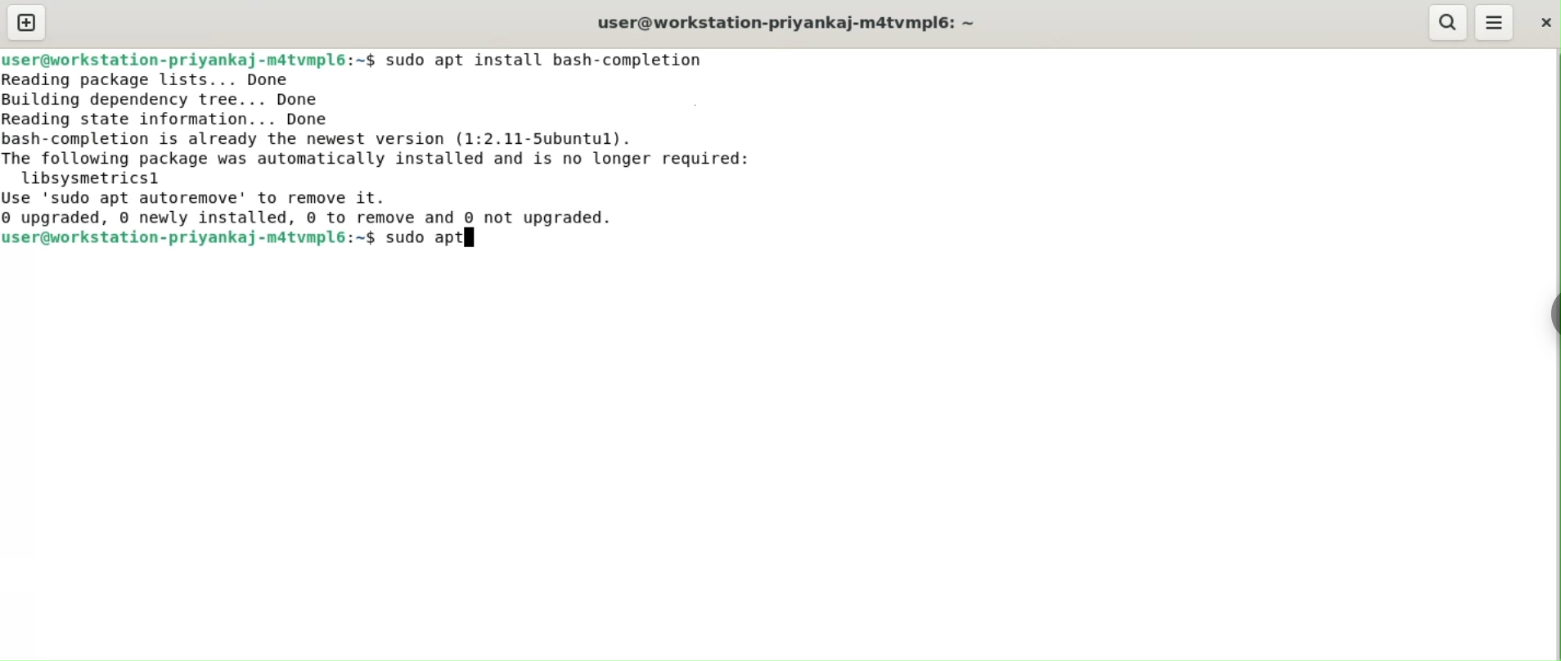 This screenshot has height=661, width=1561. Describe the element at coordinates (428, 241) in the screenshot. I see `$ sudo aptl]` at that location.